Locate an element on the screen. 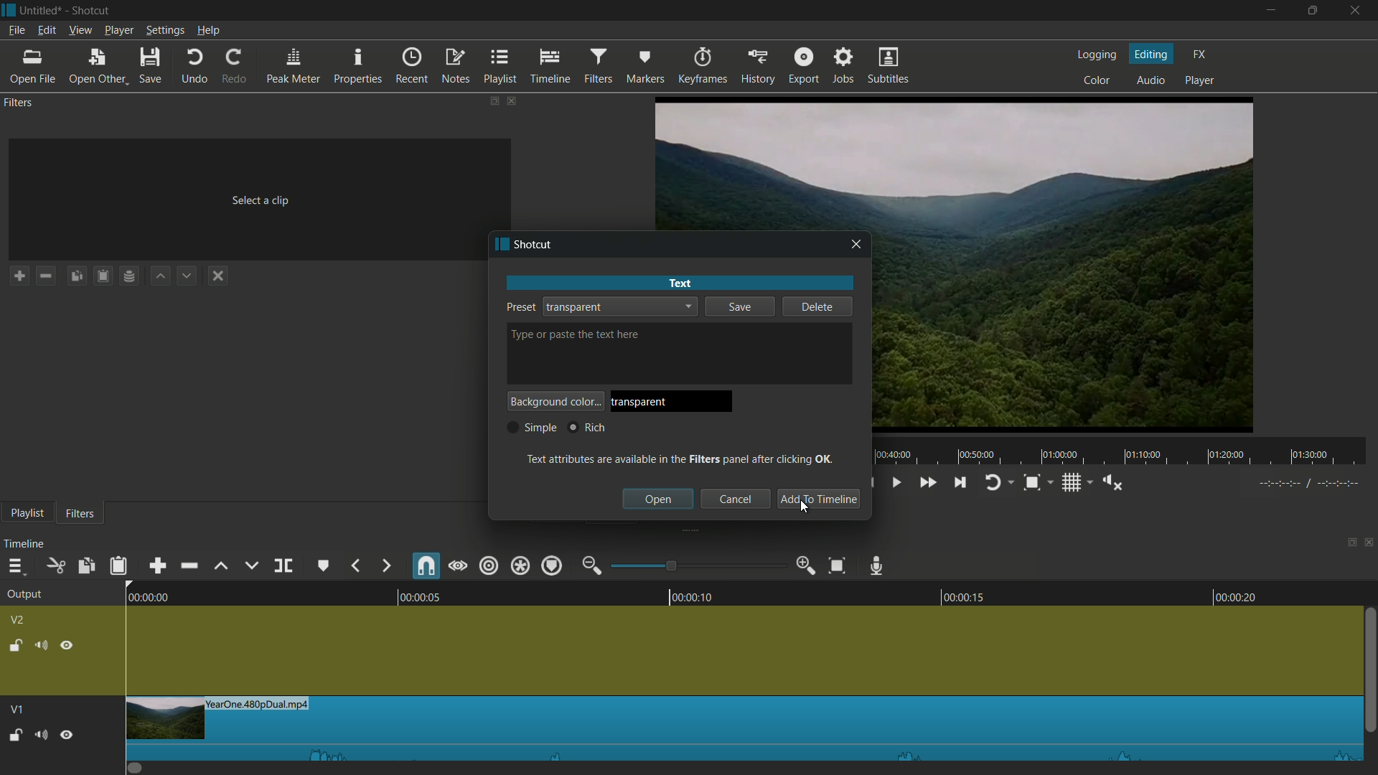 The width and height of the screenshot is (1378, 775). v2 is located at coordinates (19, 619).